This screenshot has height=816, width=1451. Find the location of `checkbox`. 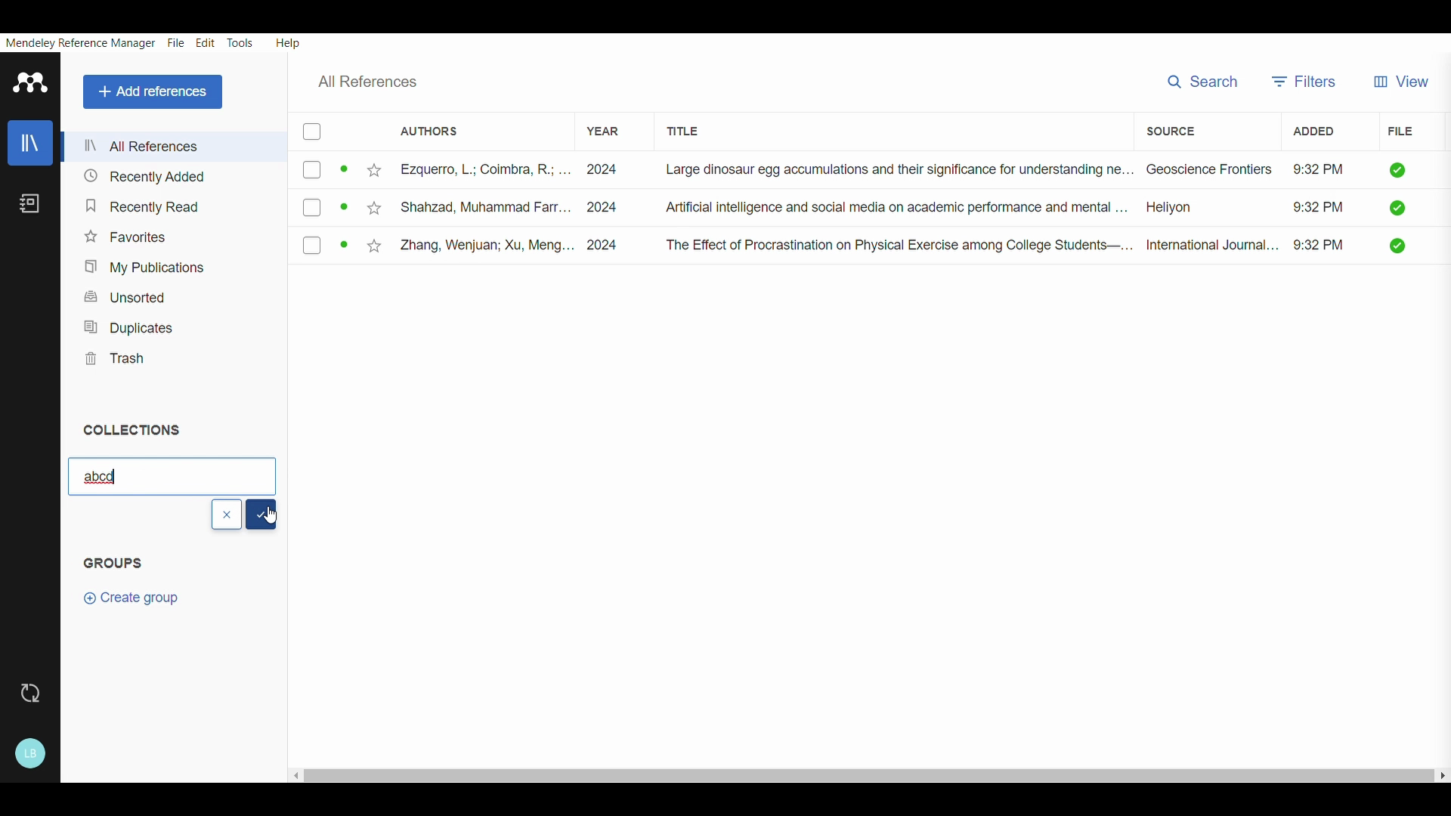

checkbox is located at coordinates (327, 246).